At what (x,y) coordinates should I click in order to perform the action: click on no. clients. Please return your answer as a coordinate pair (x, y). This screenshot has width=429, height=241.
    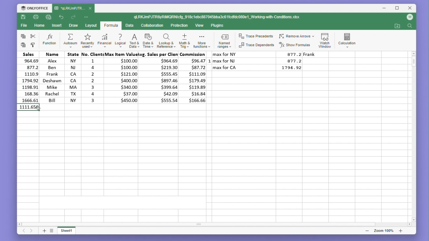
    Looking at the image, I should click on (92, 77).